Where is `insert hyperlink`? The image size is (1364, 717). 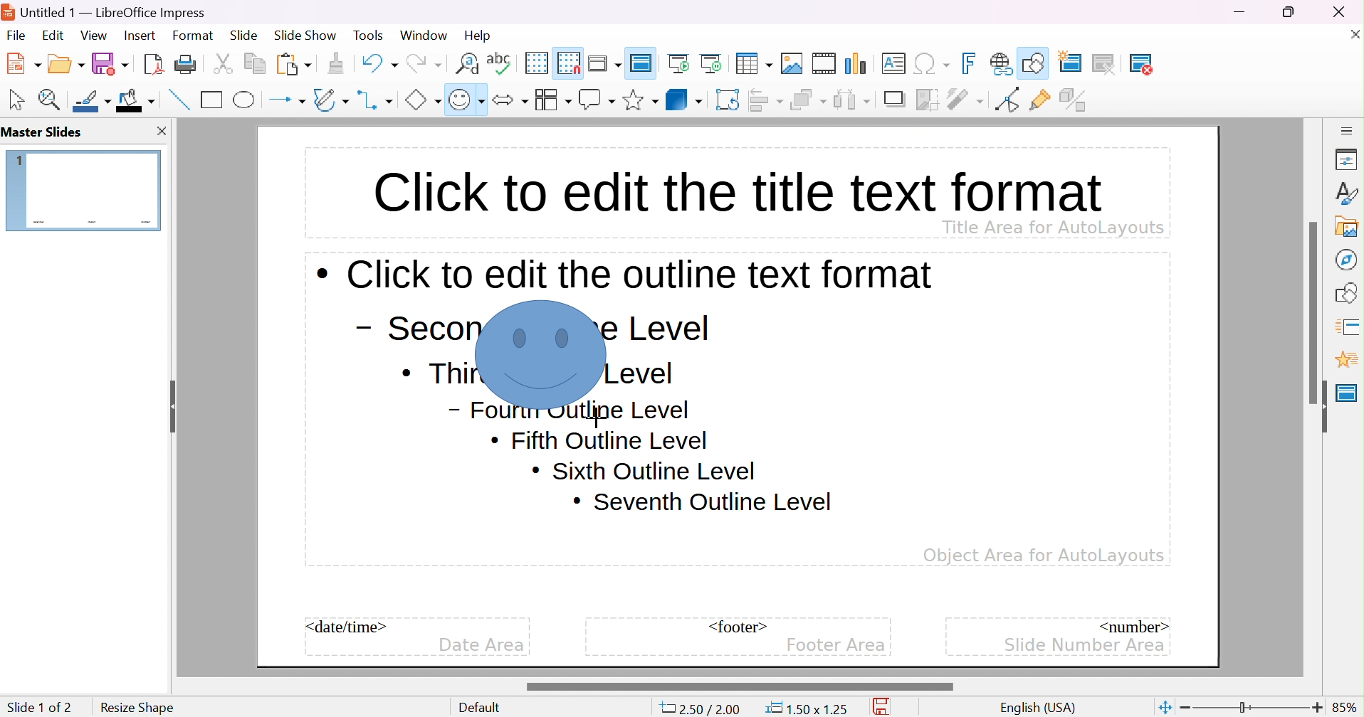
insert hyperlink is located at coordinates (1002, 63).